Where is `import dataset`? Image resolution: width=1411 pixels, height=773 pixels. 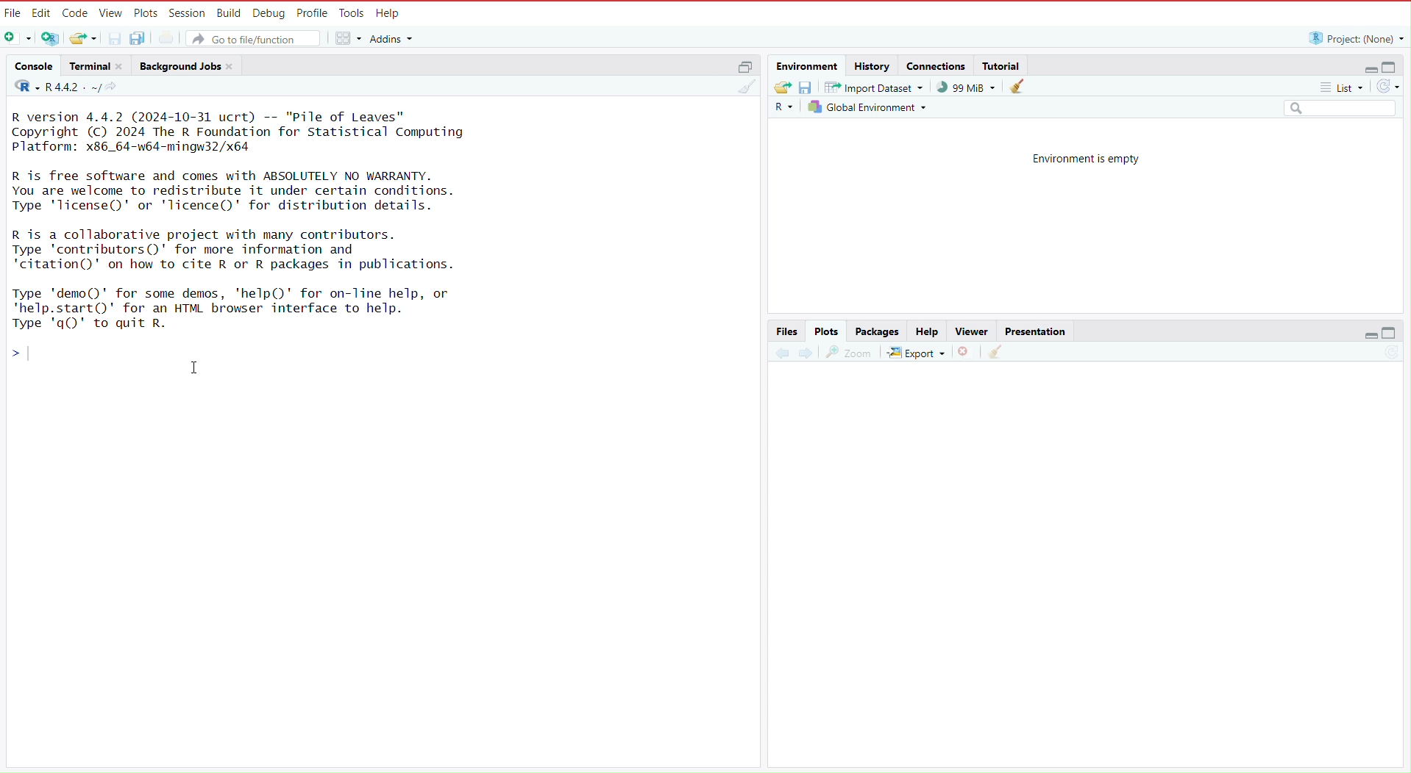 import dataset is located at coordinates (874, 89).